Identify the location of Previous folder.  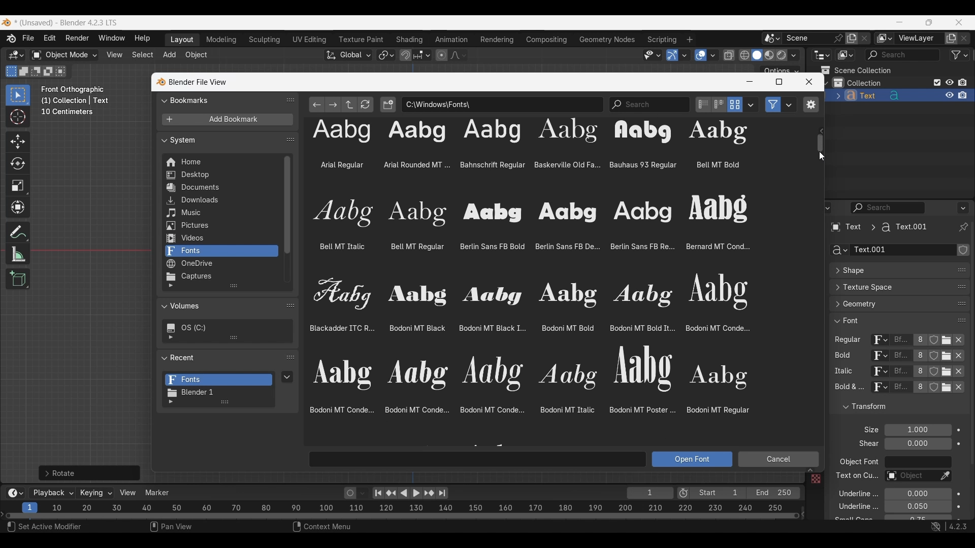
(317, 105).